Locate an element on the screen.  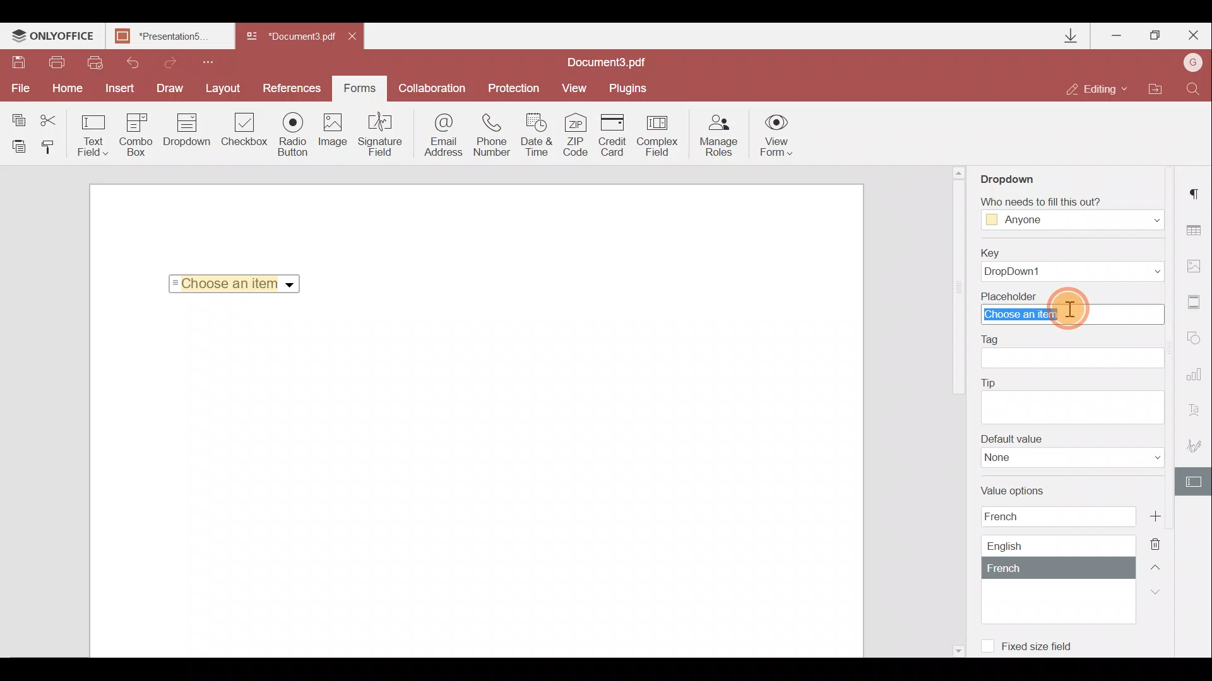
Customize quick access toolbar is located at coordinates (203, 61).